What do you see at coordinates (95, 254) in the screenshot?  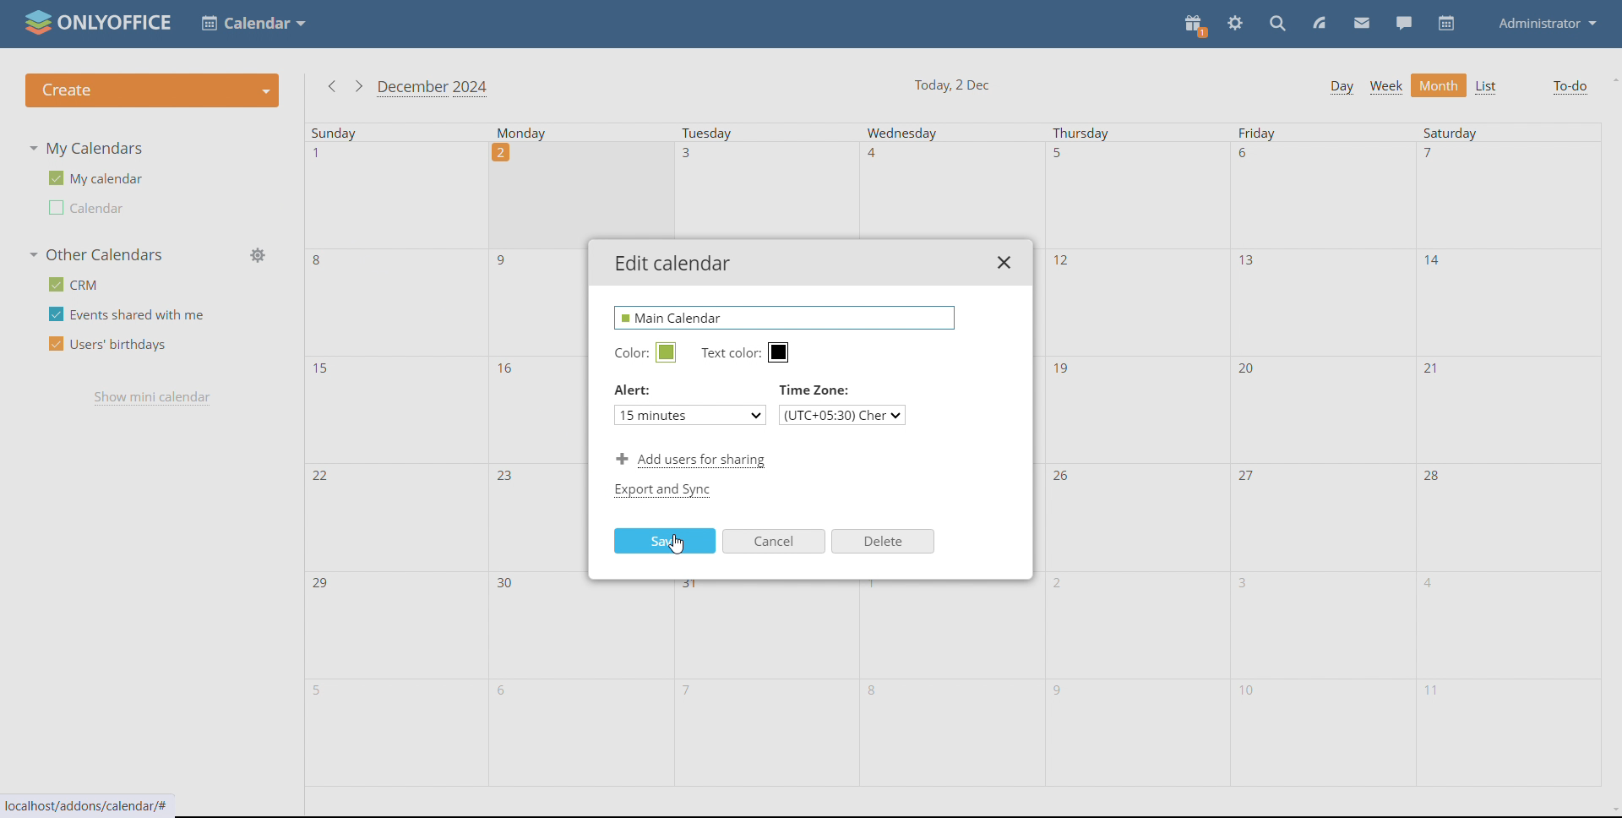 I see `other calendars` at bounding box center [95, 254].